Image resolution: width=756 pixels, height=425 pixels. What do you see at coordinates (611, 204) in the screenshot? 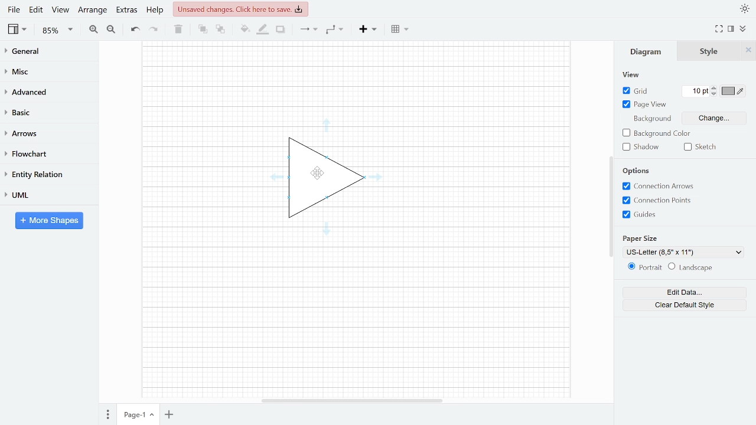
I see `Vertical scrollbar` at bounding box center [611, 204].